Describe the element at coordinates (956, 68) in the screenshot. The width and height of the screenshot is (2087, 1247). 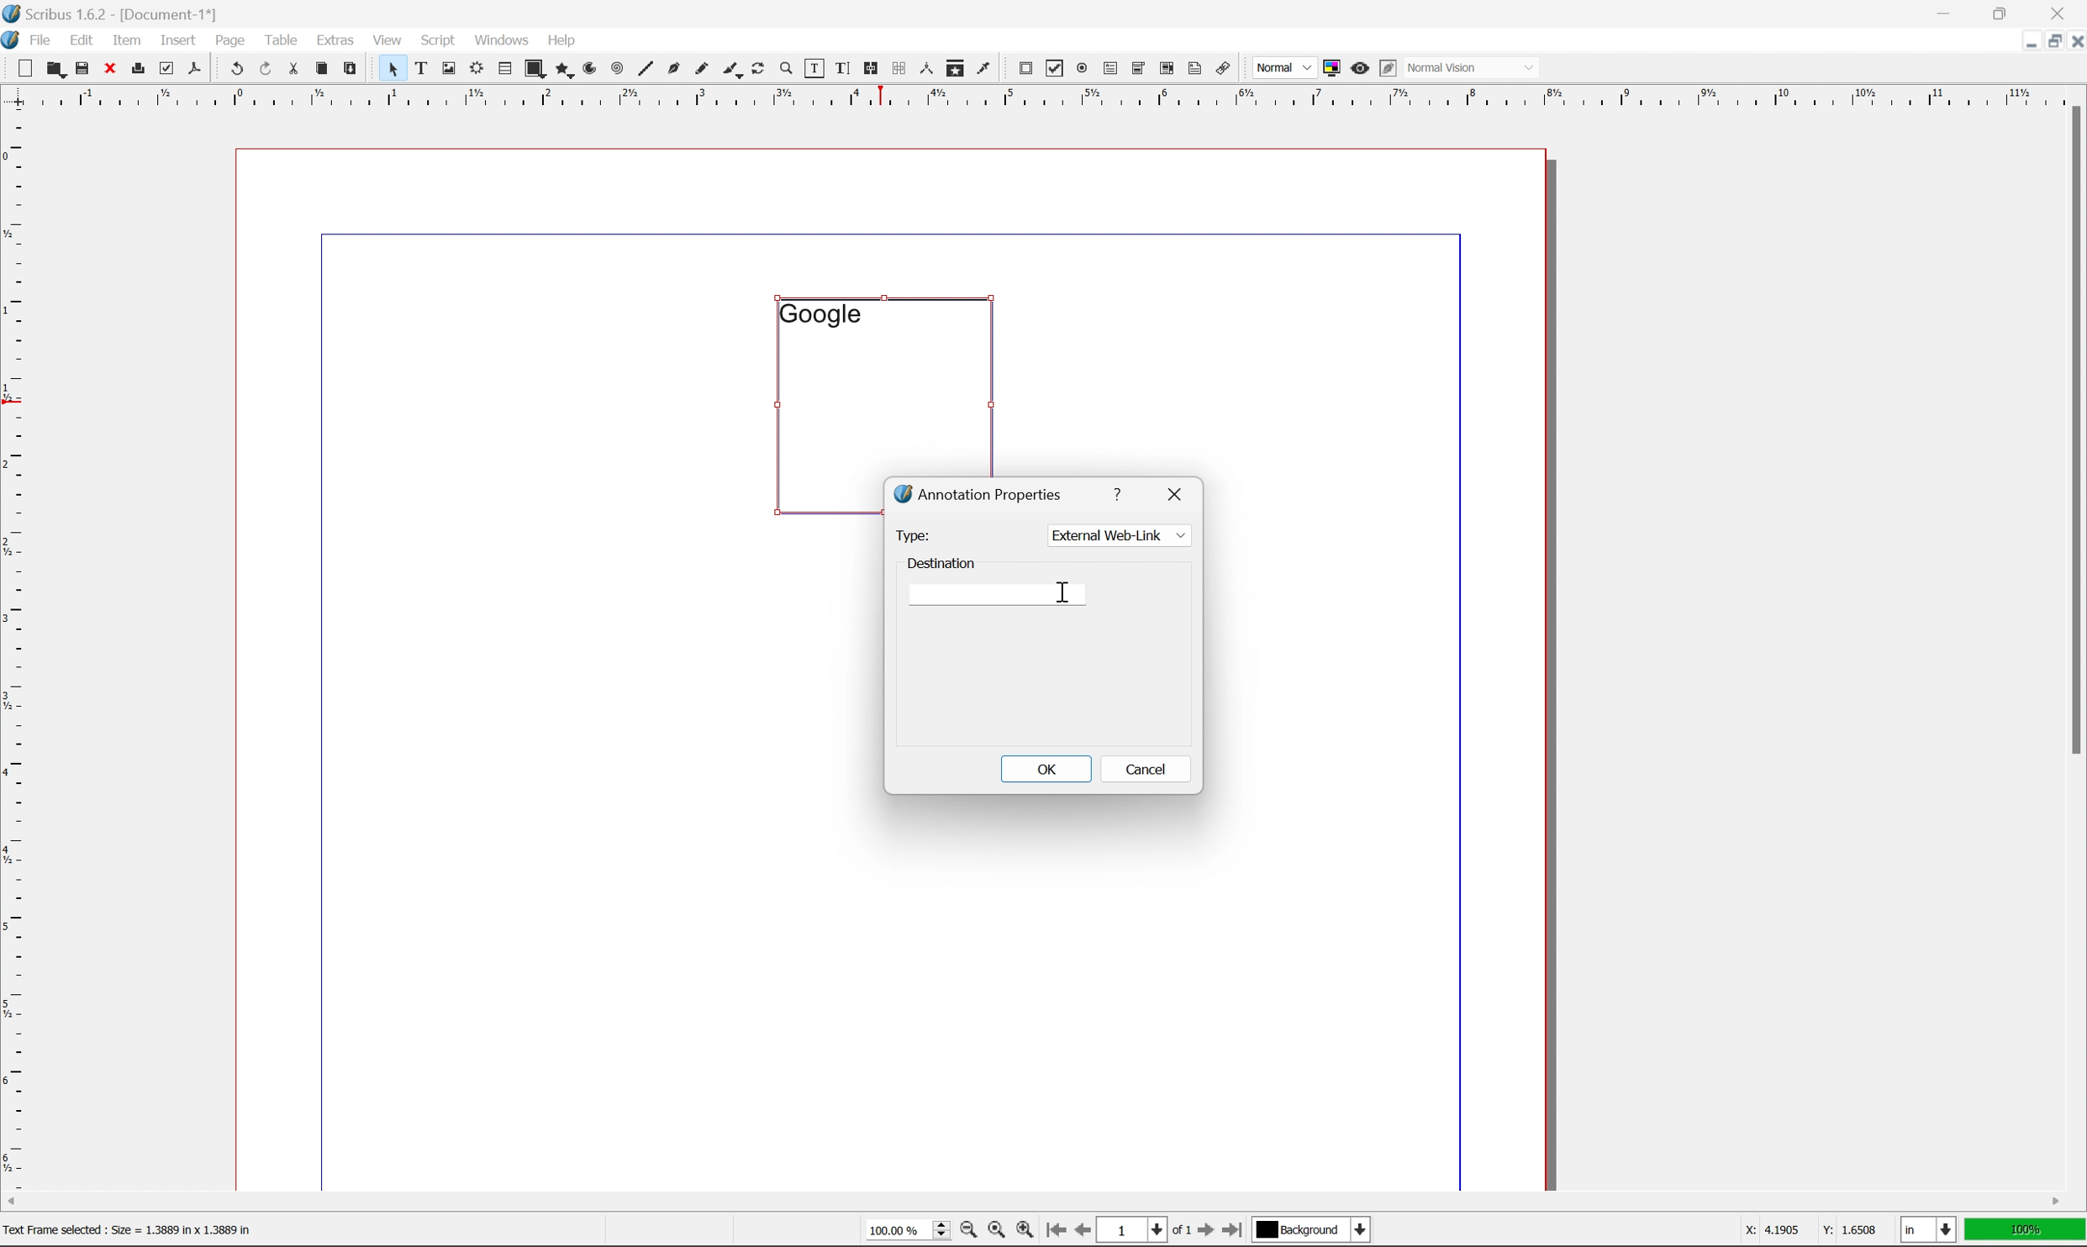
I see `copy item properties` at that location.